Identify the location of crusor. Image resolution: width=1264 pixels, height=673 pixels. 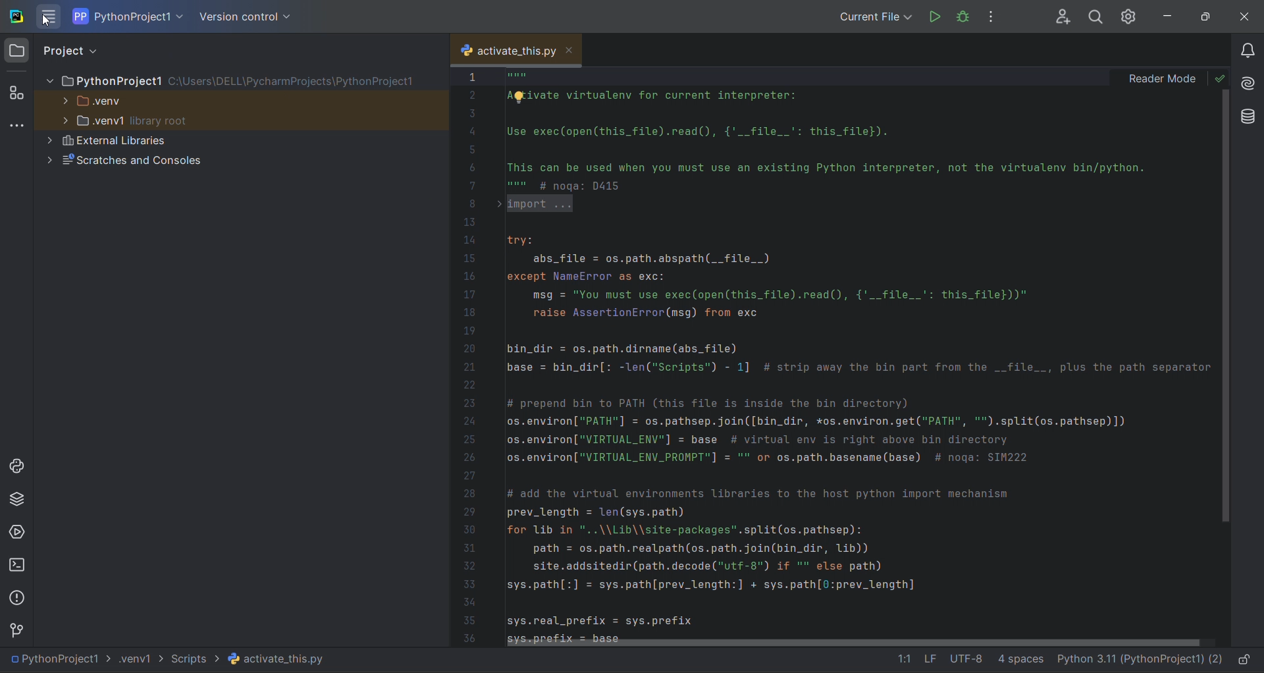
(49, 22).